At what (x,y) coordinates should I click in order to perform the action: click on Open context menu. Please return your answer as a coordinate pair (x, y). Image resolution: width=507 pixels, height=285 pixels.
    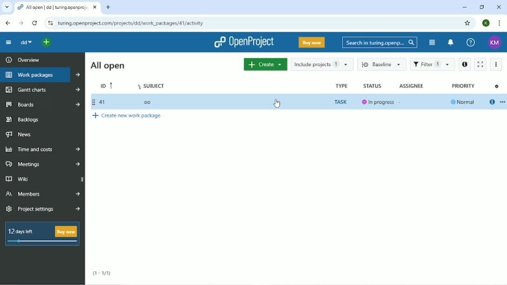
    Looking at the image, I should click on (502, 102).